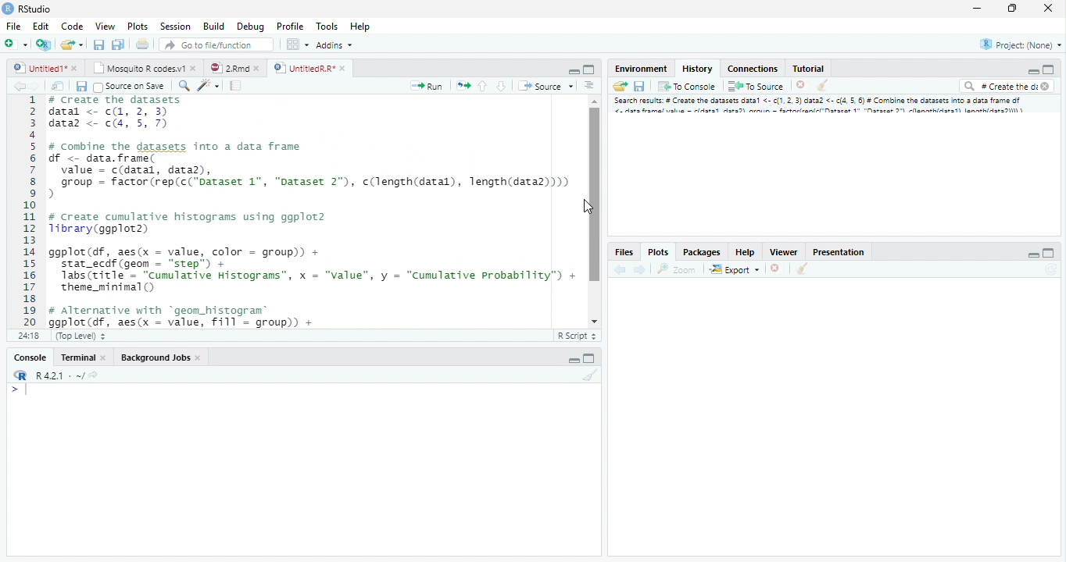  I want to click on Plots, so click(657, 251).